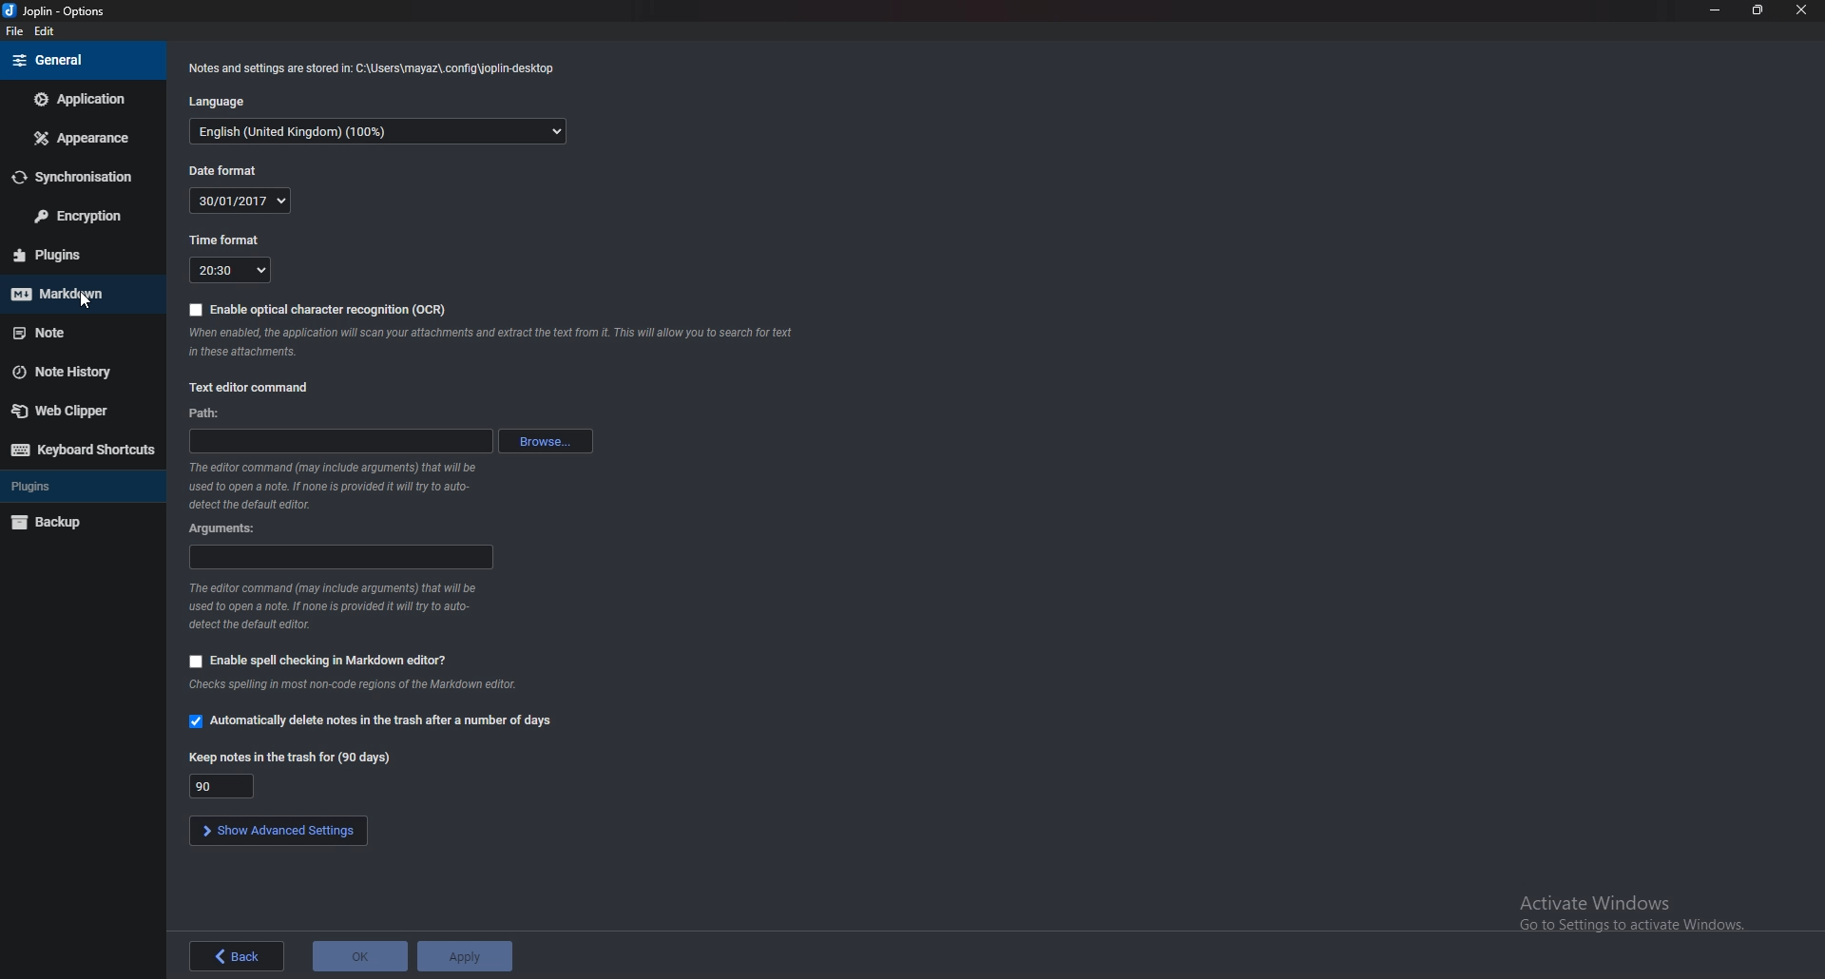 This screenshot has width=1825, height=979. Describe the element at coordinates (237, 954) in the screenshot. I see `back` at that location.